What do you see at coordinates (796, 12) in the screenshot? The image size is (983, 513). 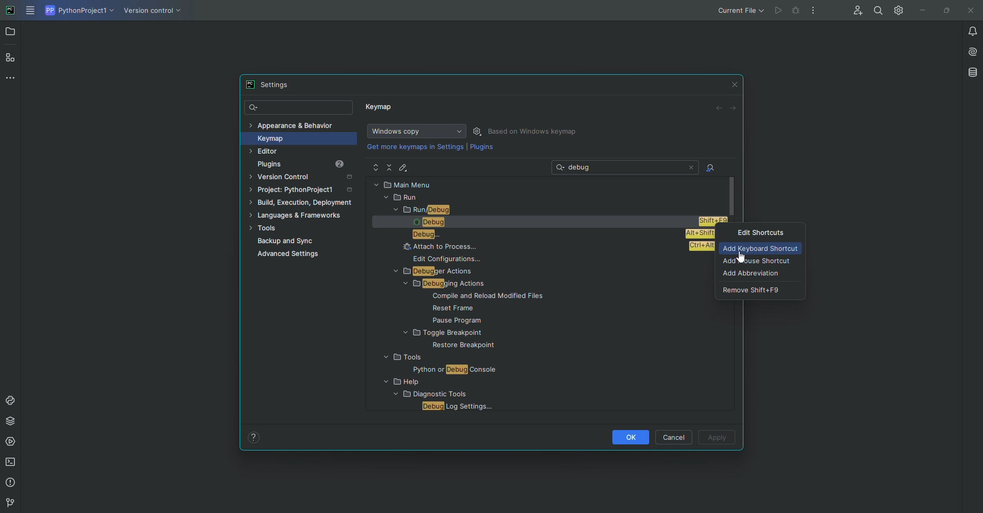 I see `debug` at bounding box center [796, 12].